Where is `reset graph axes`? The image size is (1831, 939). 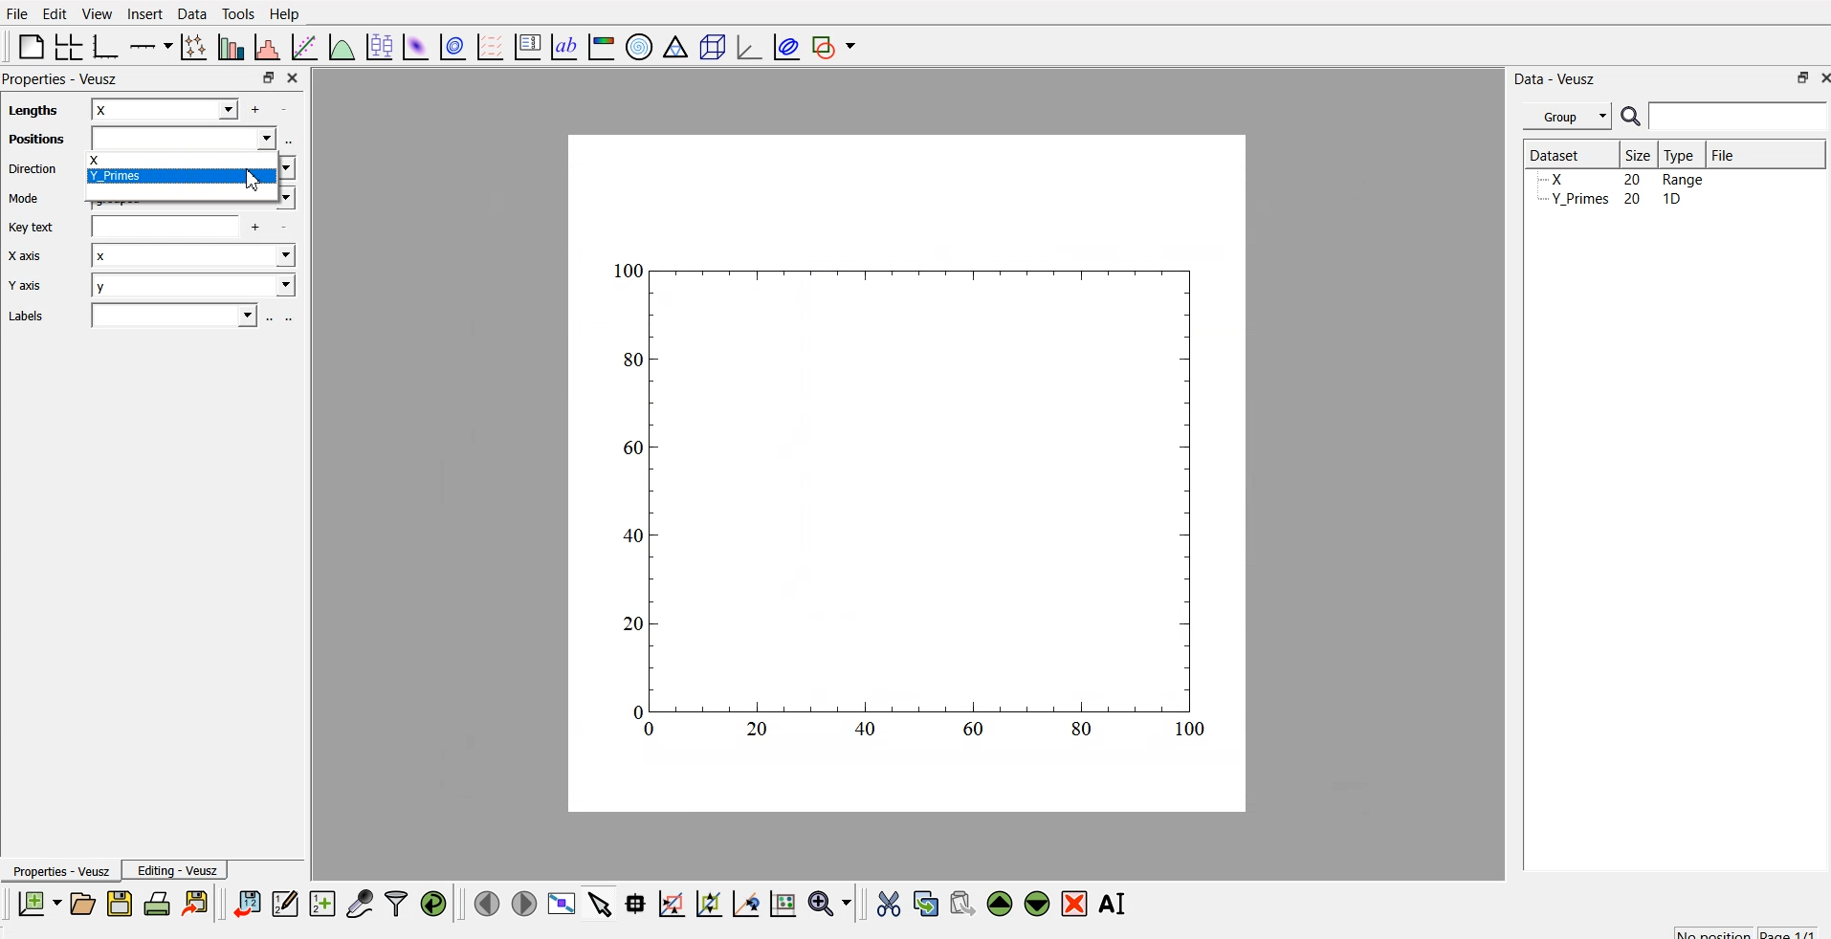
reset graph axes is located at coordinates (782, 901).